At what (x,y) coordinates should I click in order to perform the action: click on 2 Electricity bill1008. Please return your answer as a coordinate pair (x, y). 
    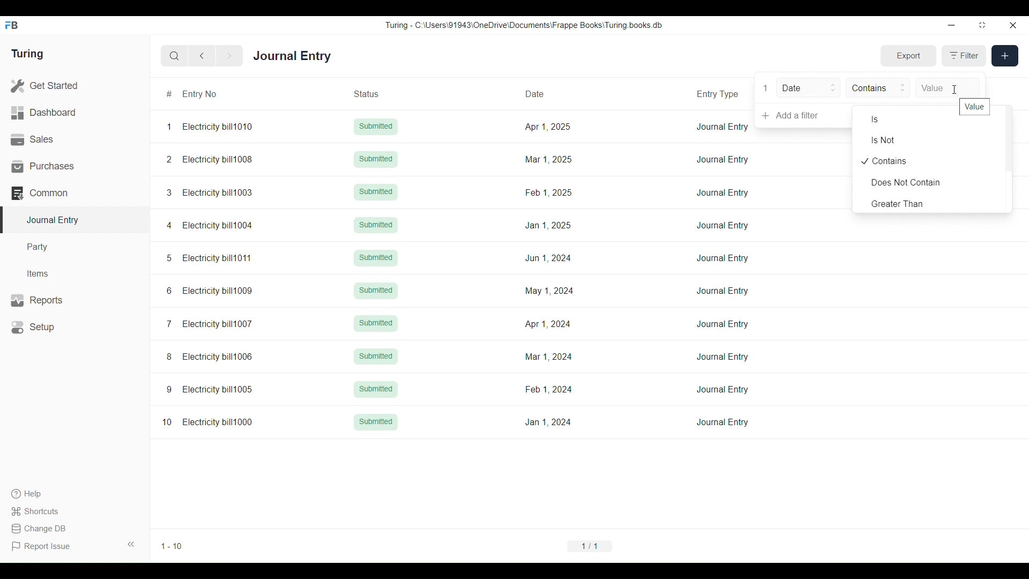
    Looking at the image, I should click on (210, 159).